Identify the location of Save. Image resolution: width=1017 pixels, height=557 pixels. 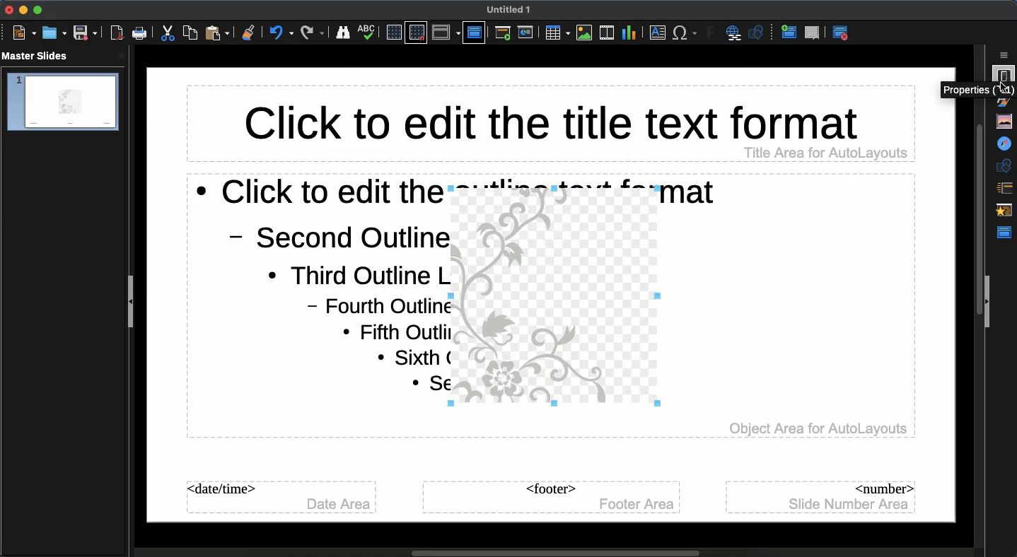
(84, 33).